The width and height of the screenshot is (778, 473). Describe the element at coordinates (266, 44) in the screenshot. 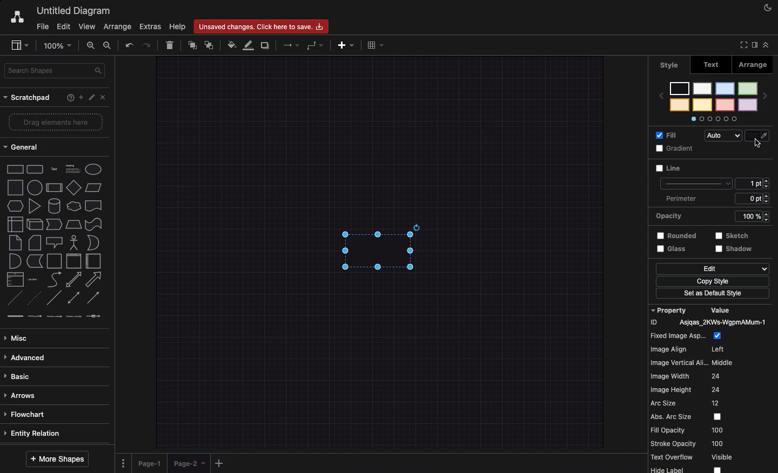

I see `Duplicate` at that location.